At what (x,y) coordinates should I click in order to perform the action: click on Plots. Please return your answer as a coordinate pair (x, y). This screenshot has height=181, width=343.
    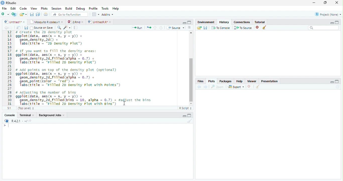
    Looking at the image, I should click on (211, 81).